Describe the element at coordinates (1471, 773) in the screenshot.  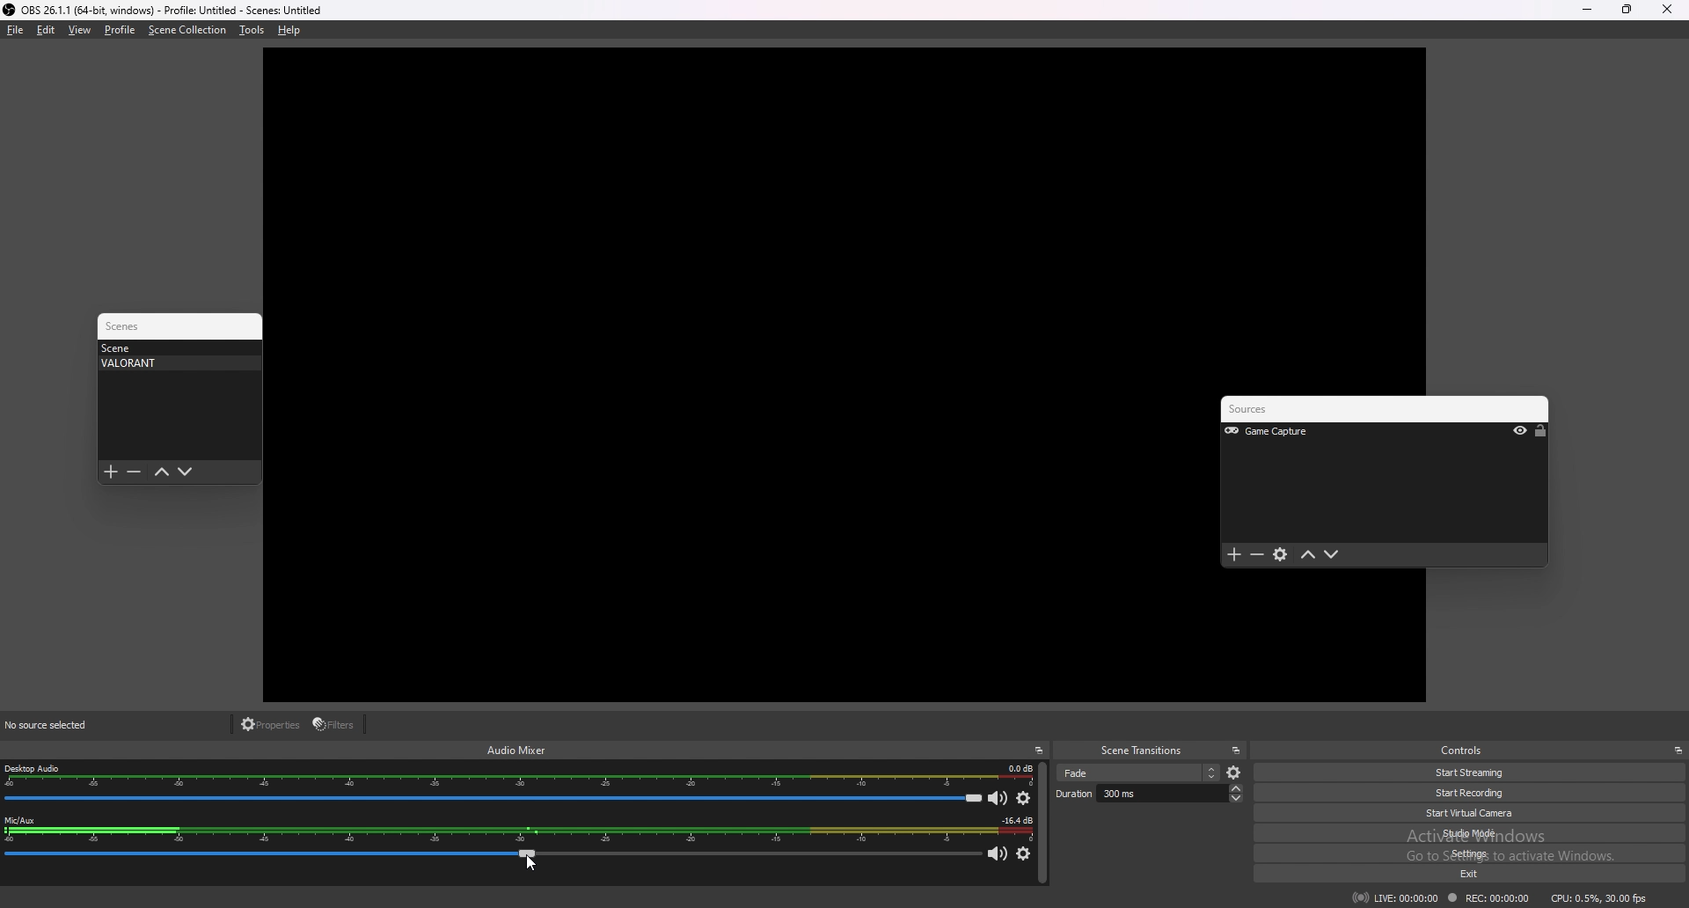
I see `start streaming` at that location.